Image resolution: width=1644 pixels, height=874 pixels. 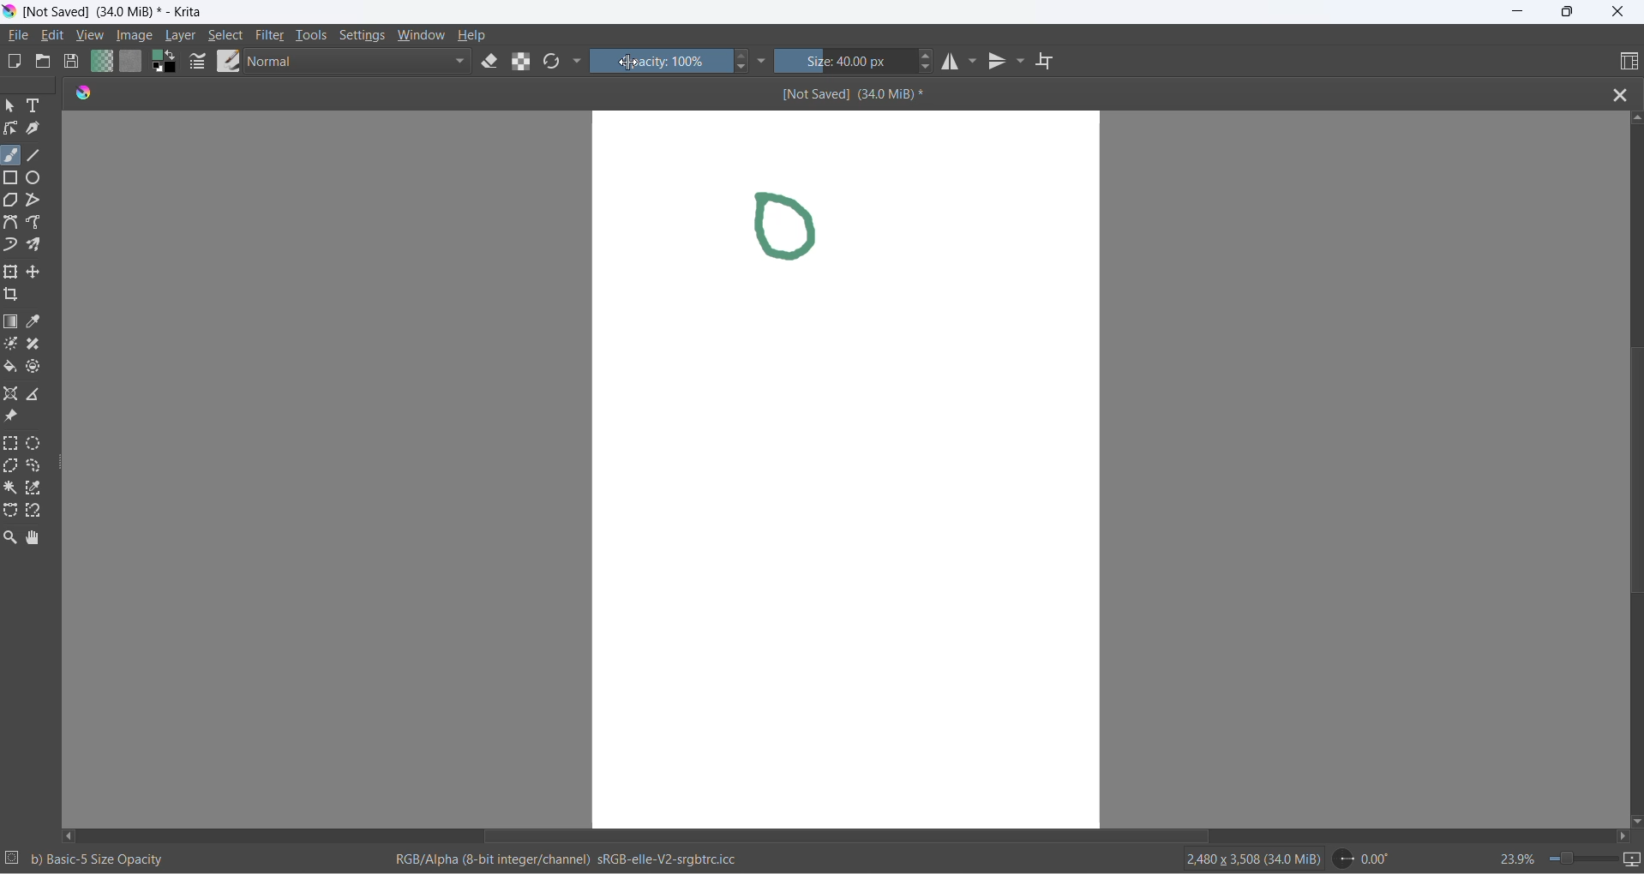 What do you see at coordinates (627, 63) in the screenshot?
I see `cursor` at bounding box center [627, 63].